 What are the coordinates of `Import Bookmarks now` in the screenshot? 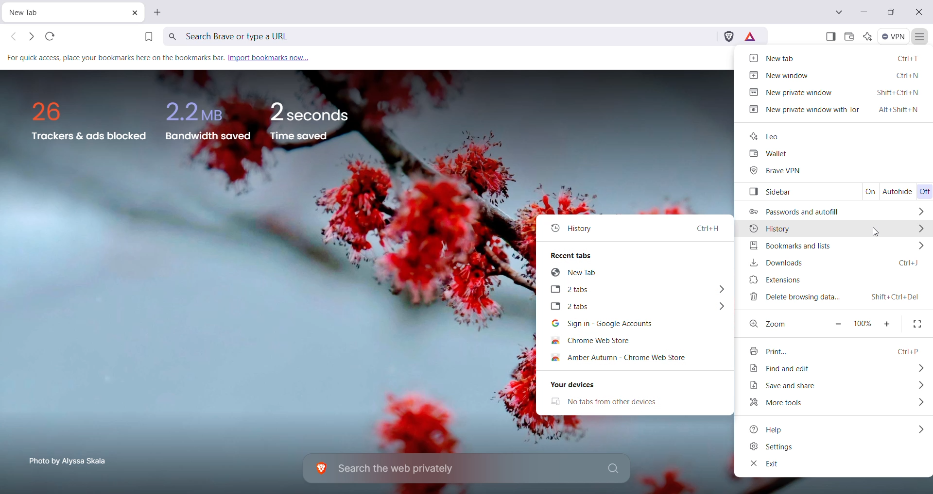 It's located at (269, 57).